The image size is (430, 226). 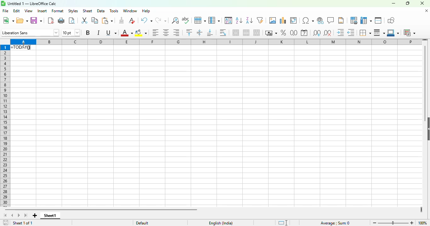 What do you see at coordinates (107, 21) in the screenshot?
I see `paste` at bounding box center [107, 21].